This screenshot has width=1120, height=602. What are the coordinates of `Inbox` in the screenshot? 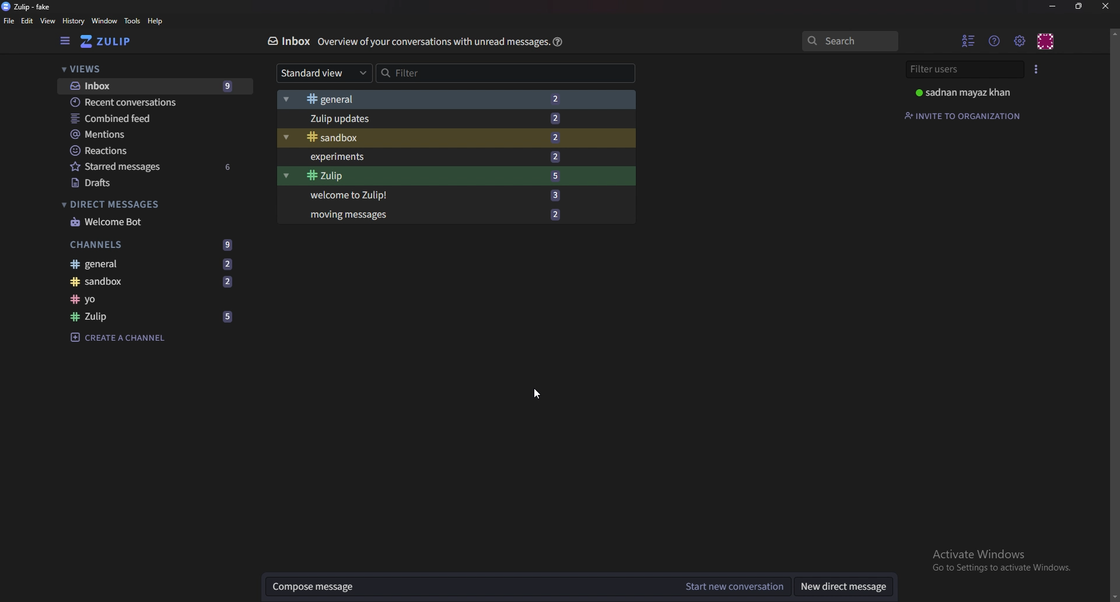 It's located at (286, 40).